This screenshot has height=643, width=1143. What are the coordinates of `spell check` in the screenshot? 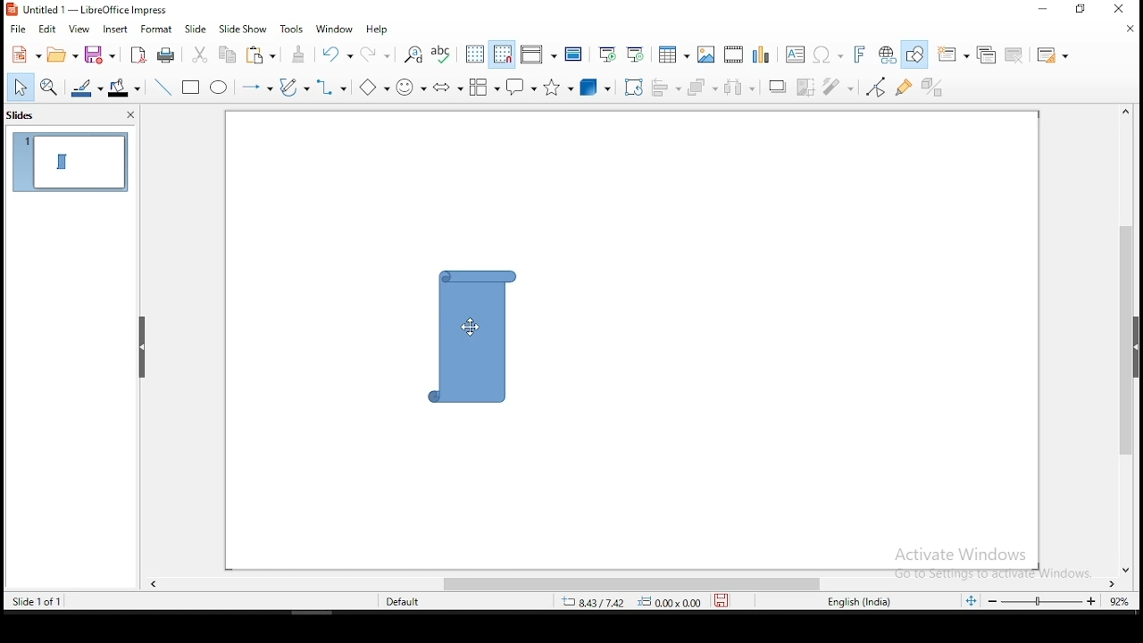 It's located at (444, 54).